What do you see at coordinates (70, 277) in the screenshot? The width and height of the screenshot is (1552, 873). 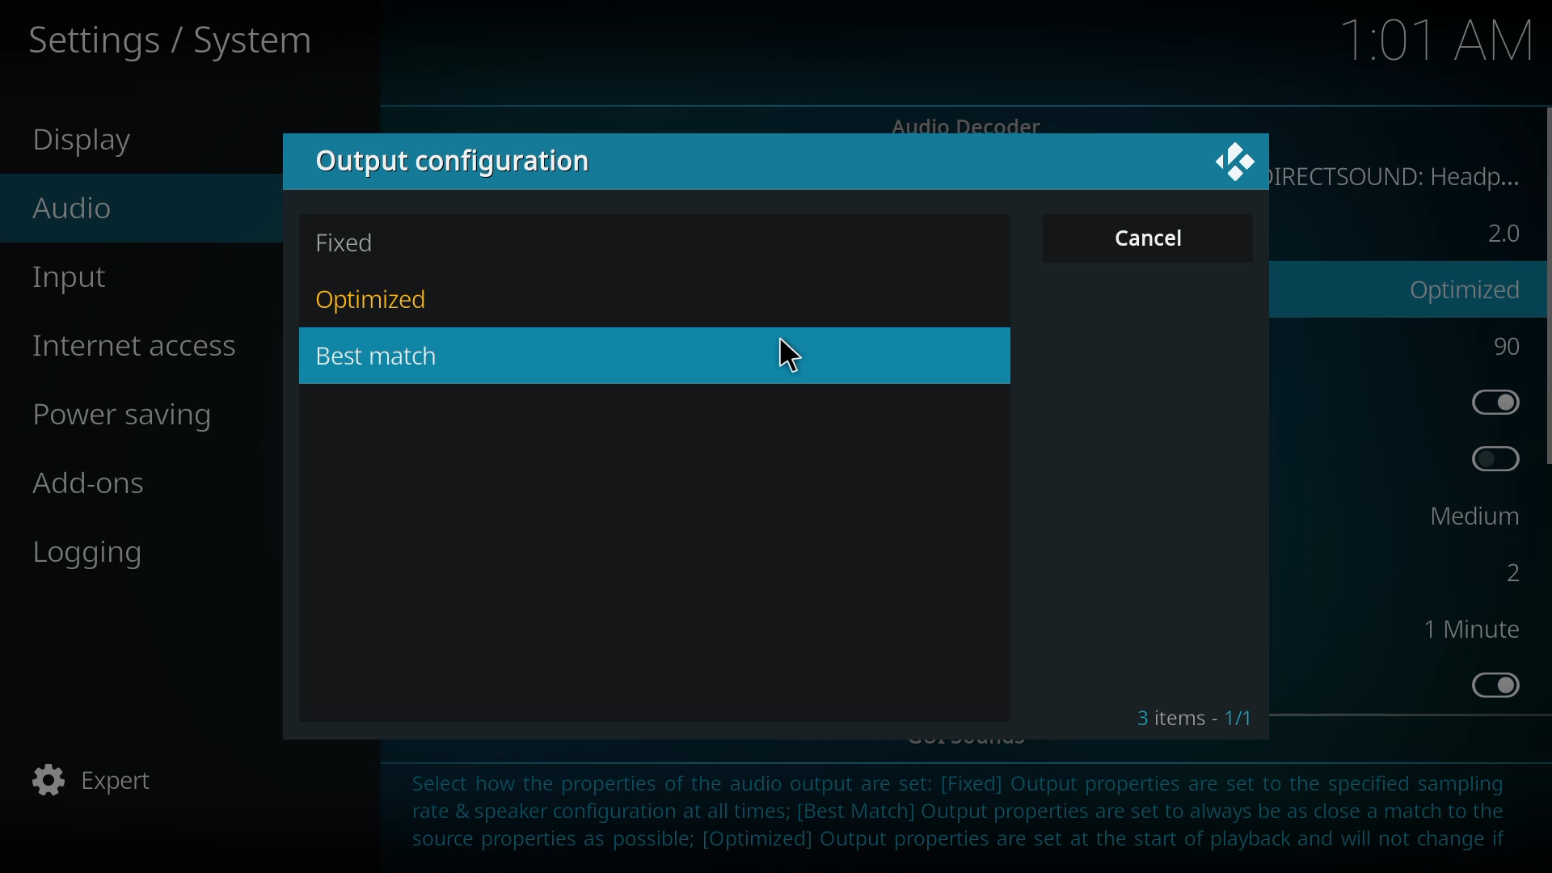 I see `input` at bounding box center [70, 277].